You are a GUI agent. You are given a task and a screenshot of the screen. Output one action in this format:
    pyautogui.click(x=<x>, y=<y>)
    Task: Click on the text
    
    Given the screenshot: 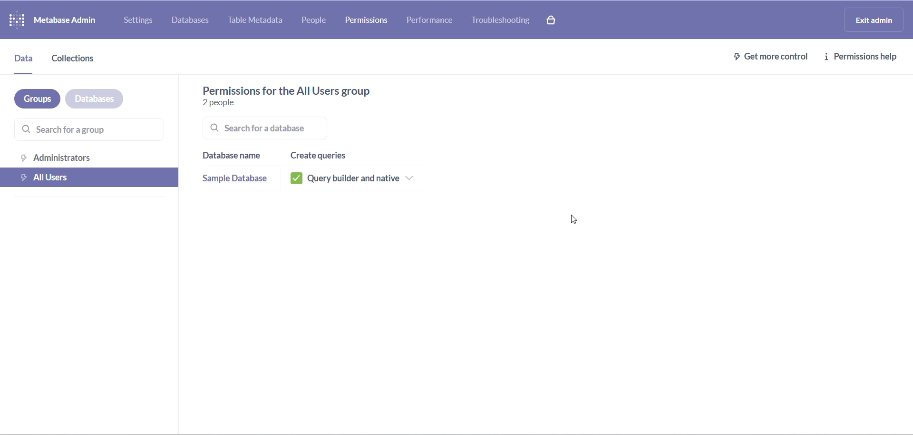 What is the action you would take?
    pyautogui.click(x=321, y=90)
    